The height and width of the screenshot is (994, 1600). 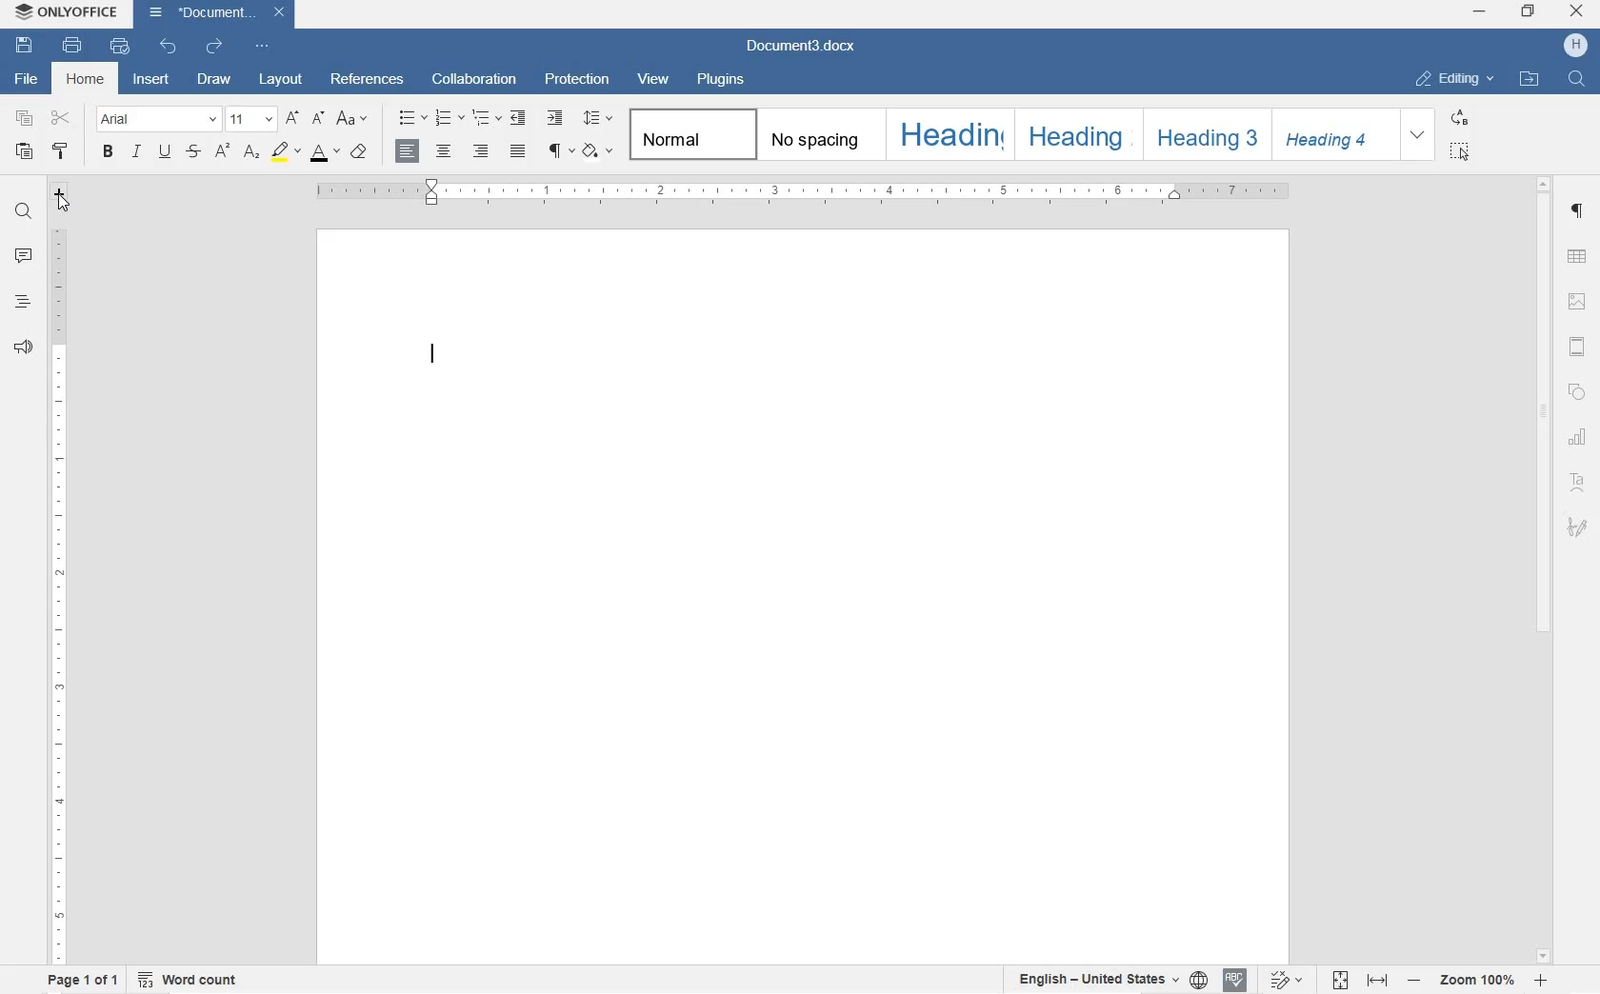 I want to click on BULLET, so click(x=409, y=119).